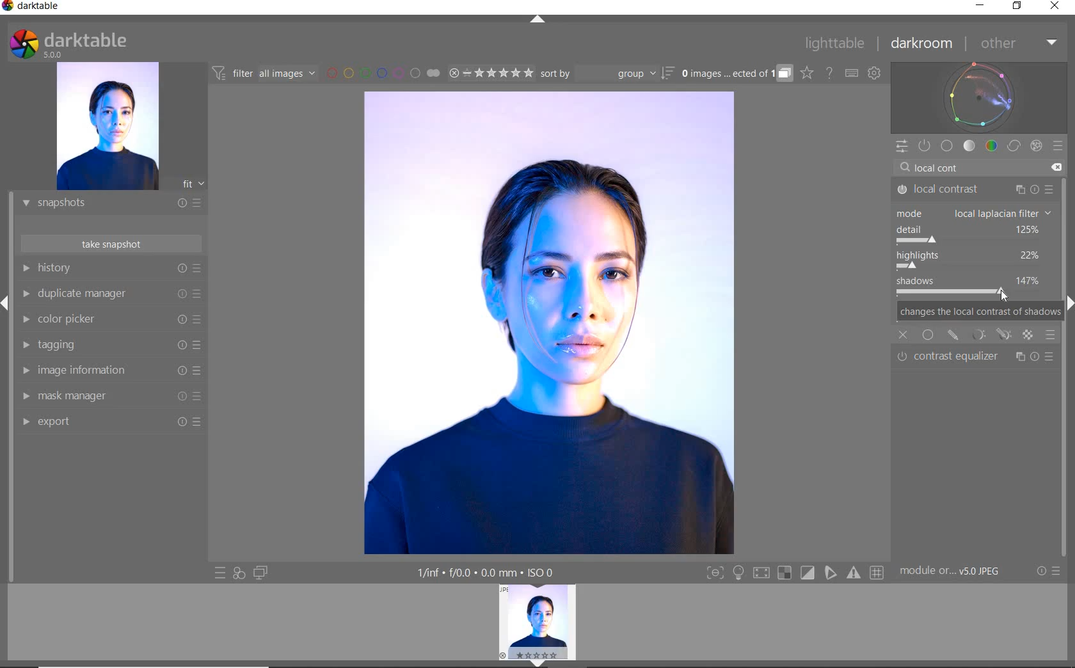 The height and width of the screenshot is (668, 1075). Describe the element at coordinates (107, 421) in the screenshot. I see `EXPORT` at that location.